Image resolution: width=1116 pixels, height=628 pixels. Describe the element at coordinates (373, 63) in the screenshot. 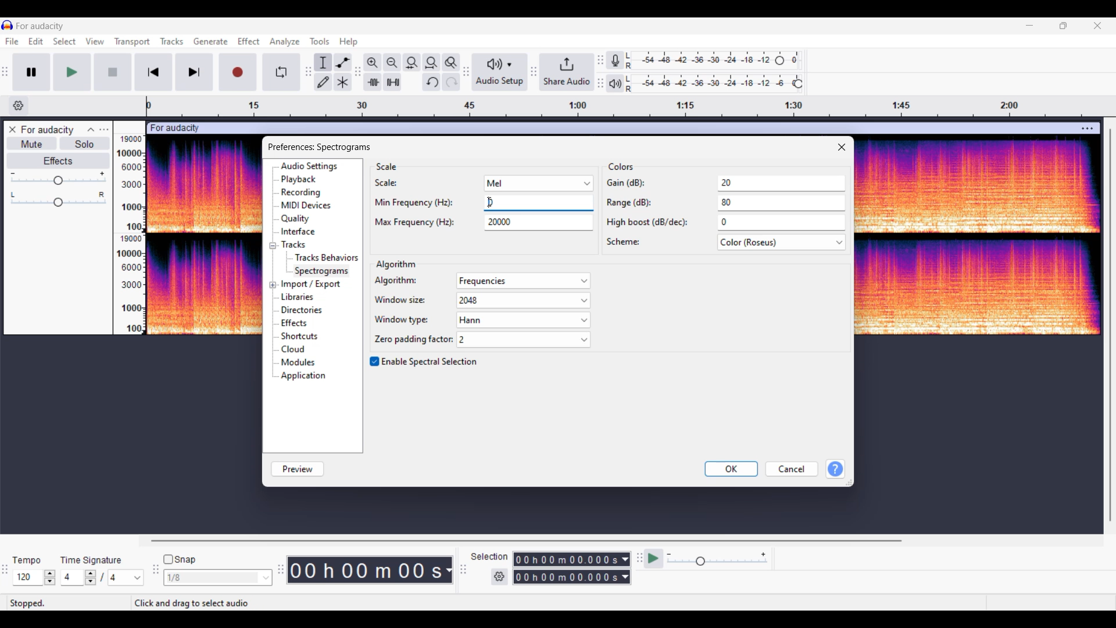

I see `Zoom in` at that location.